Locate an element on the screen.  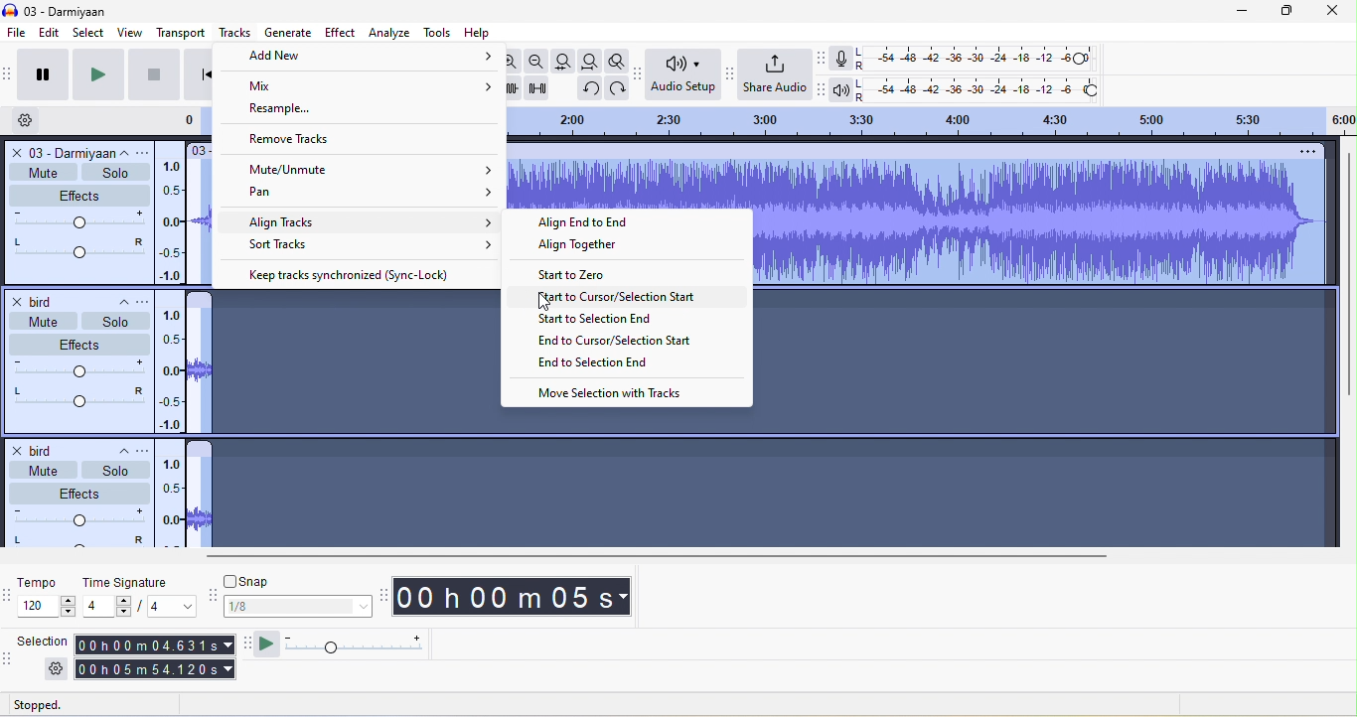
select is located at coordinates (85, 33).